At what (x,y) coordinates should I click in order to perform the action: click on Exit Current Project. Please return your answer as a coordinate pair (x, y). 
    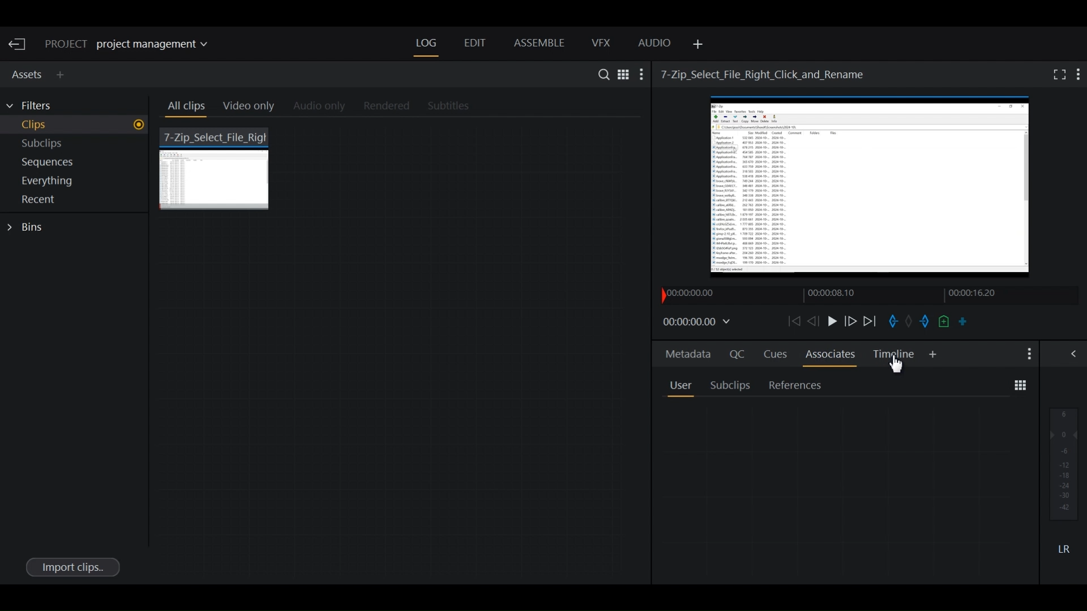
    Looking at the image, I should click on (19, 45).